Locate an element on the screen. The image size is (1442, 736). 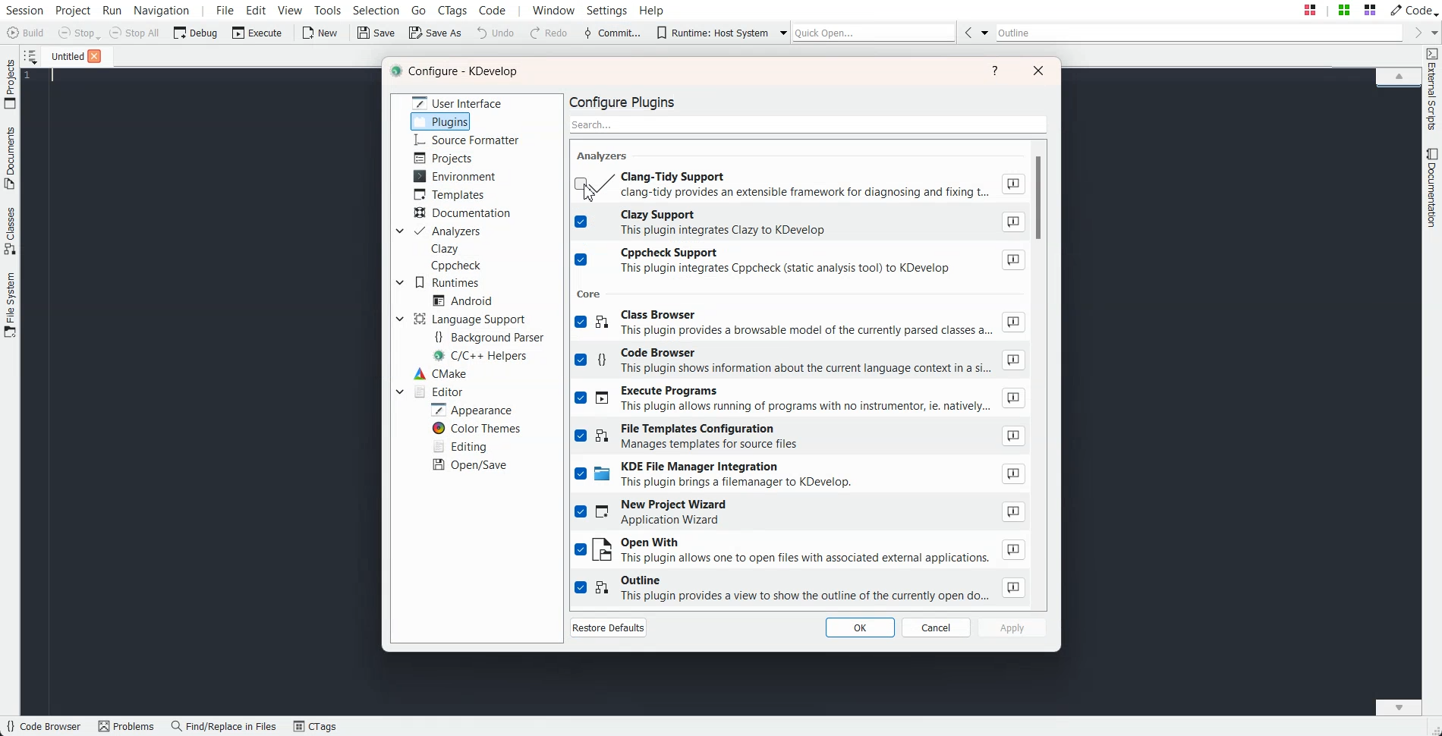
Help is located at coordinates (652, 9).